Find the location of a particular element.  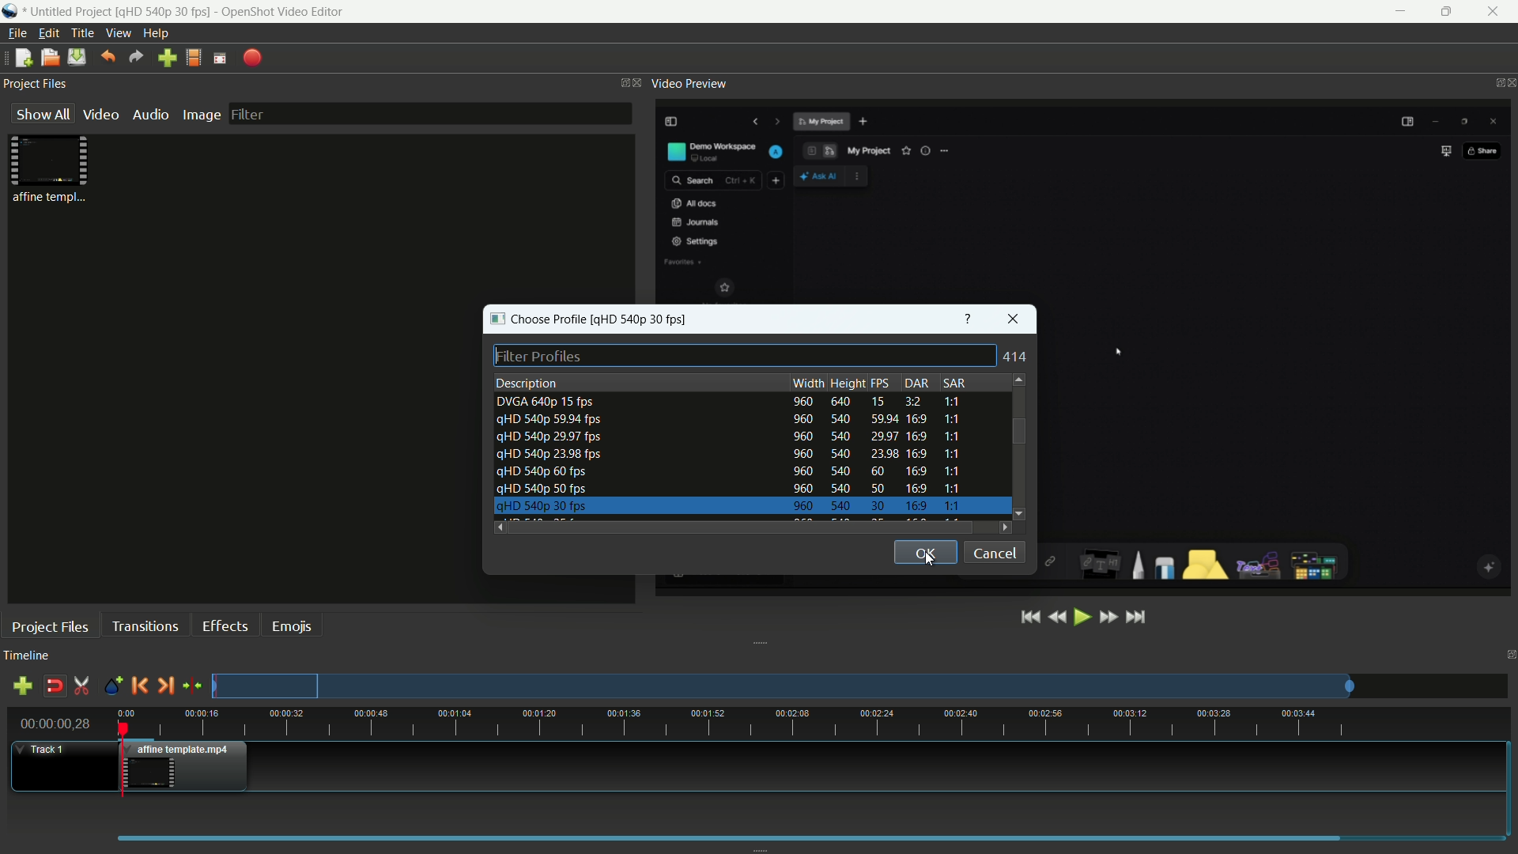

cancel is located at coordinates (995, 554).